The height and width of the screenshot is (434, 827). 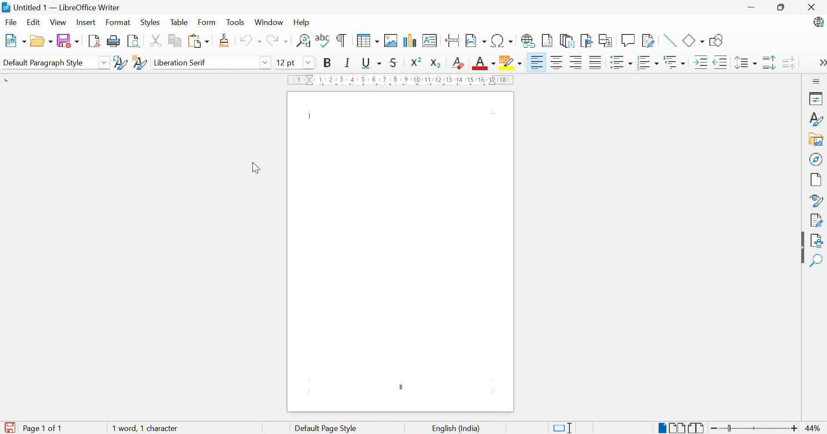 What do you see at coordinates (679, 428) in the screenshot?
I see `Multiple-page view` at bounding box center [679, 428].